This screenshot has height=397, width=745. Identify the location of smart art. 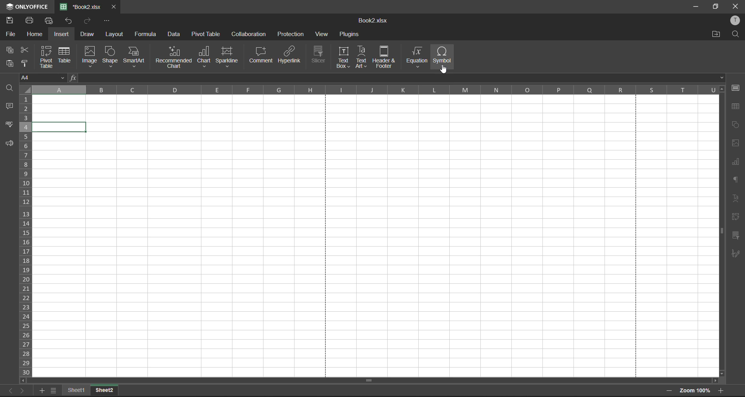
(136, 57).